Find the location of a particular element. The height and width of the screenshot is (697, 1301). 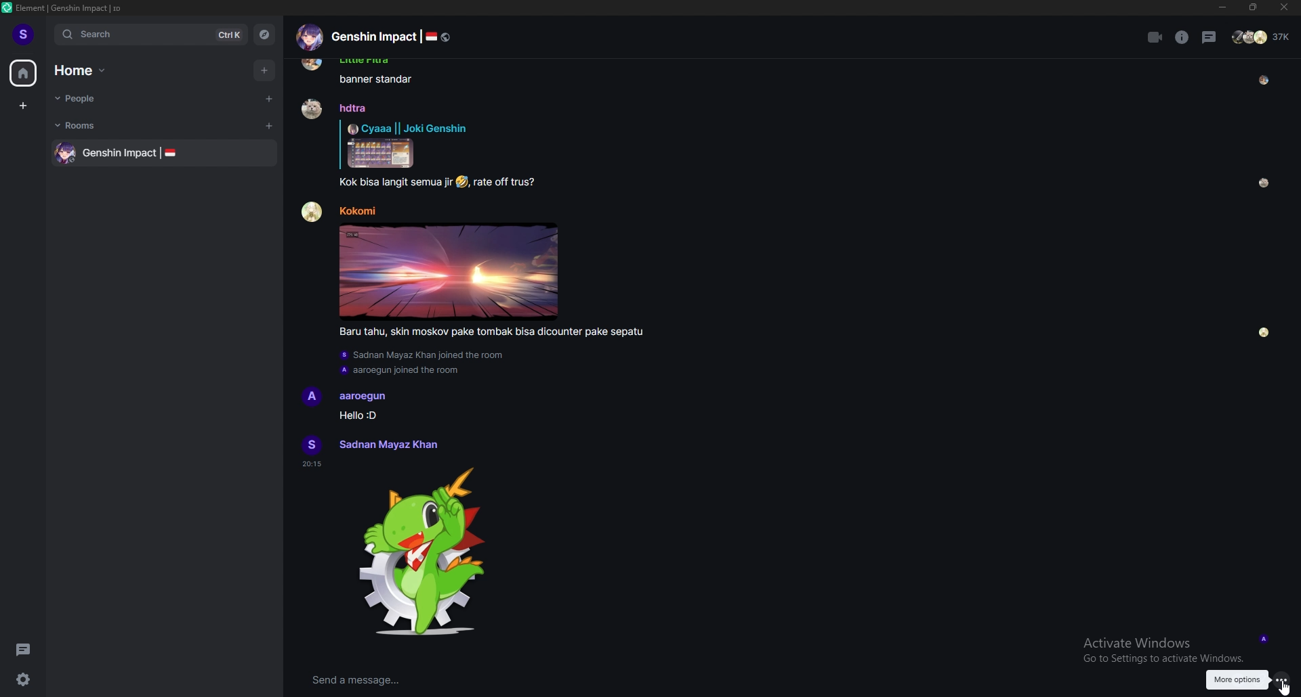

home is located at coordinates (87, 70).